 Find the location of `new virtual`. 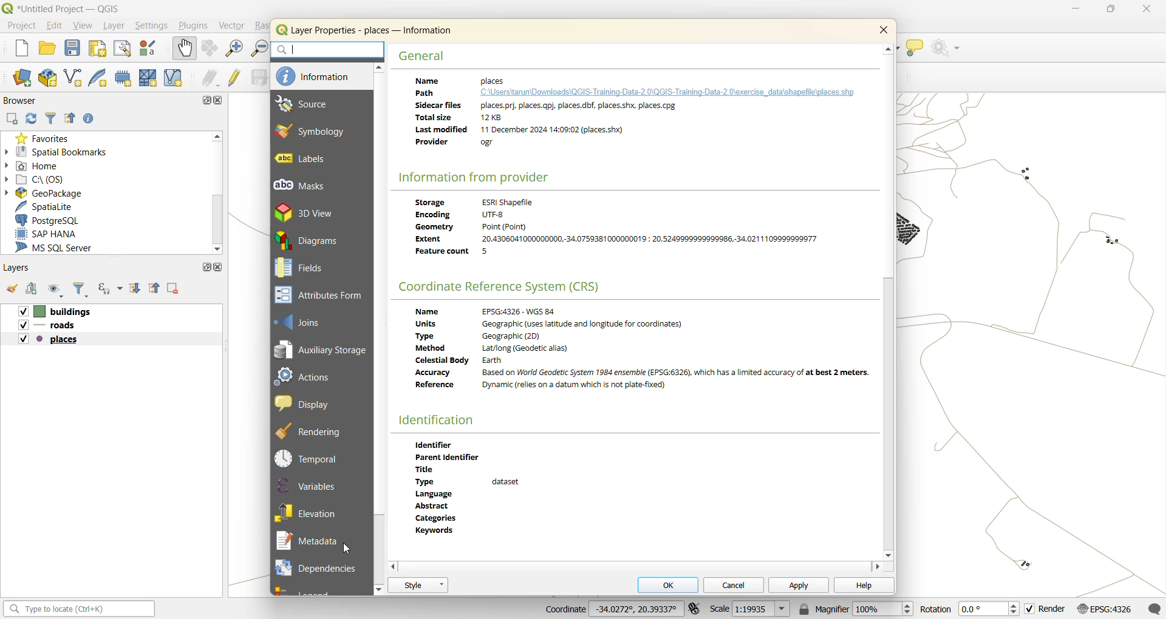

new virtual is located at coordinates (174, 78).